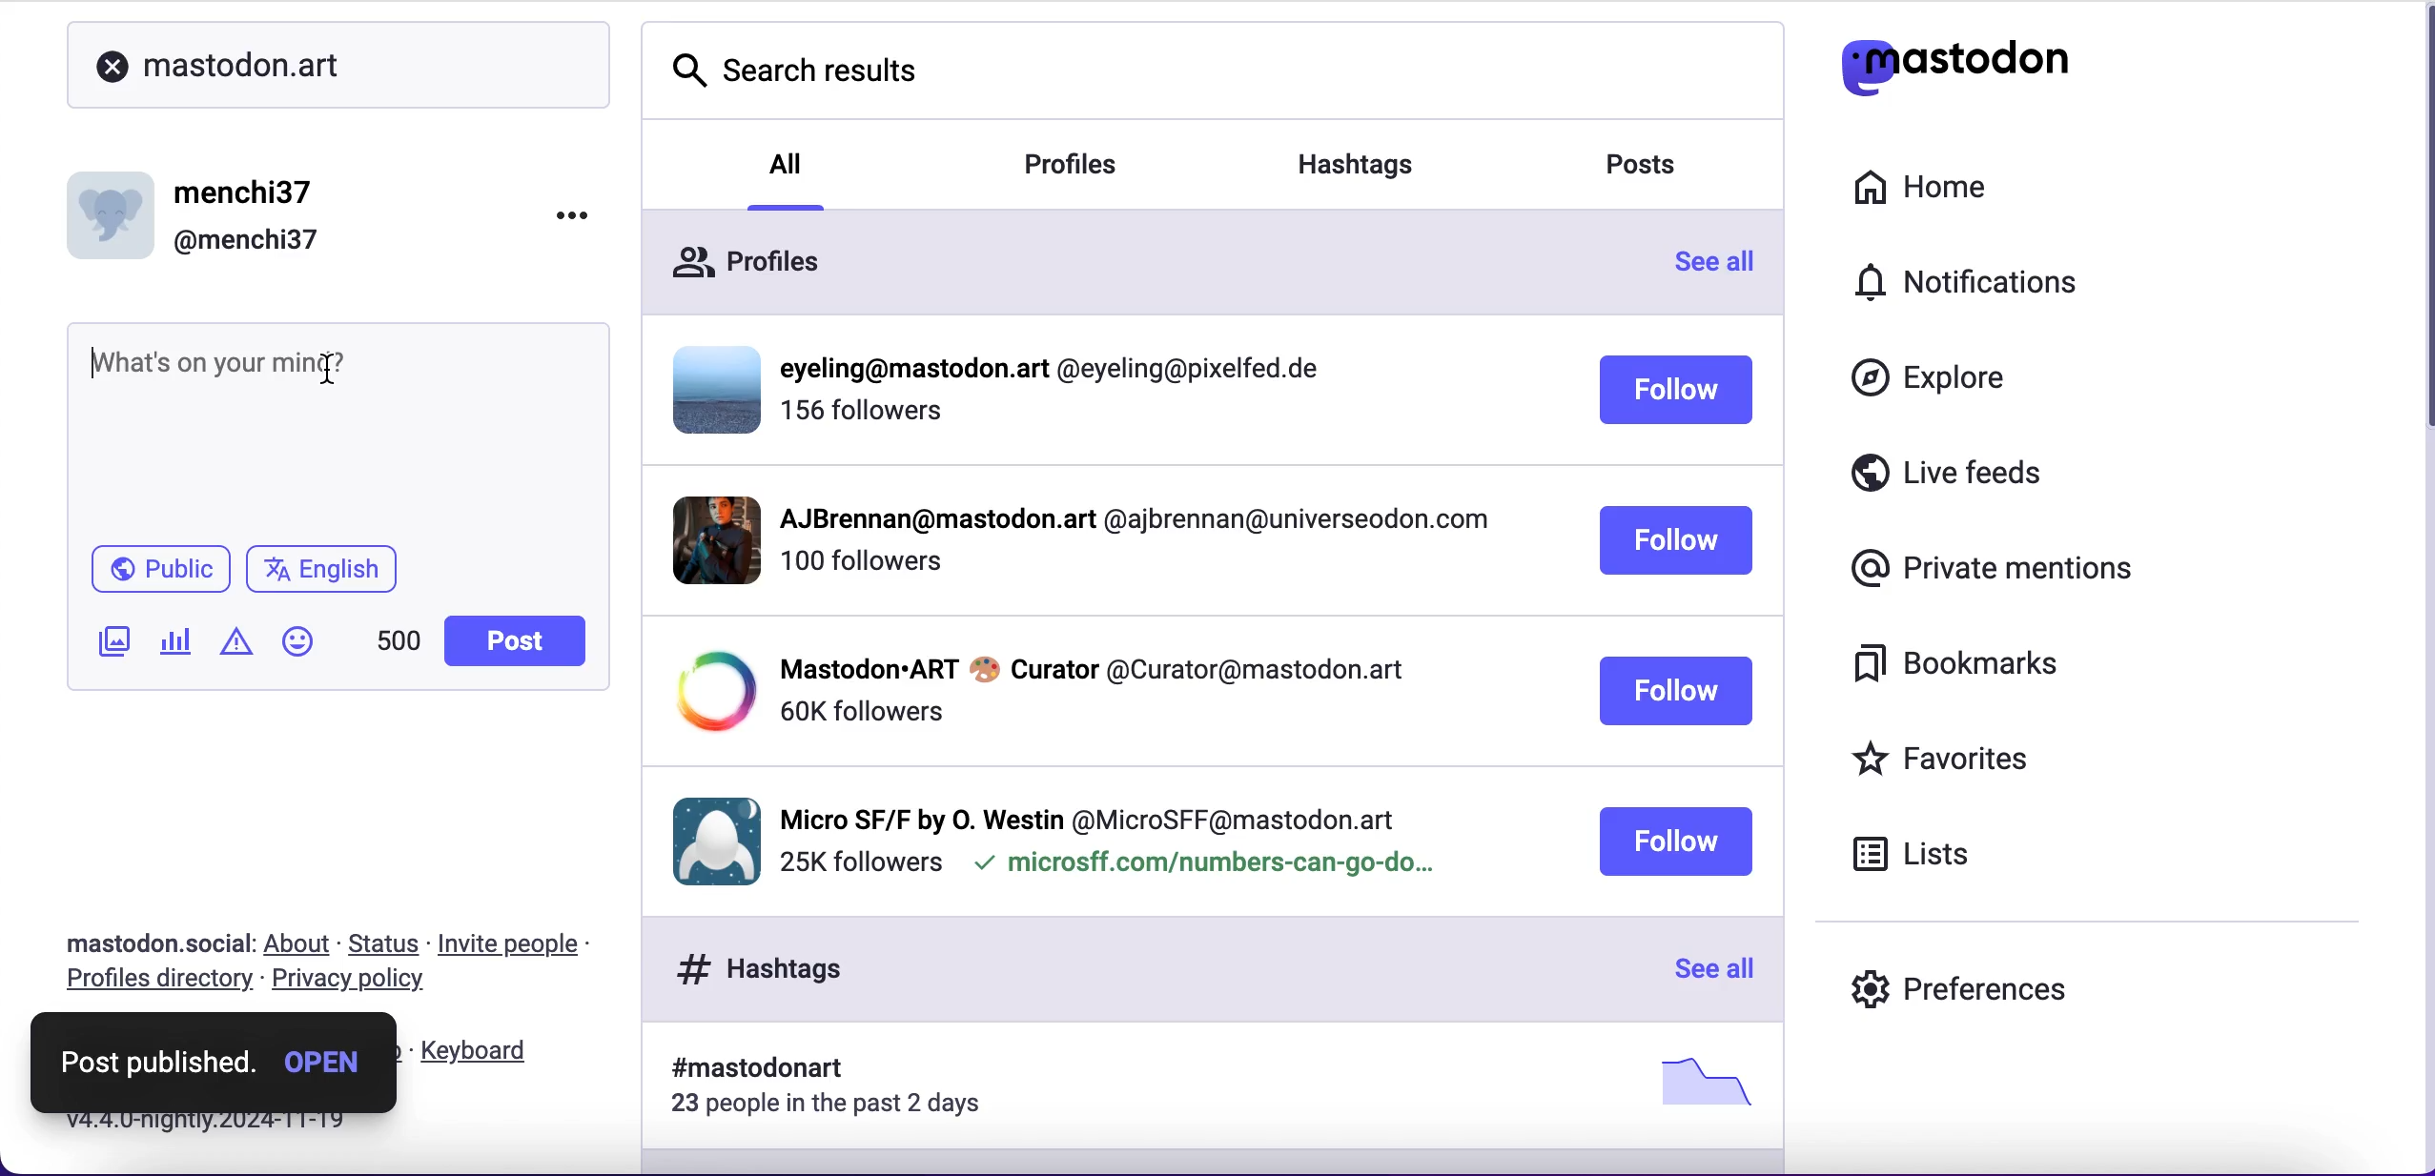 The height and width of the screenshot is (1176, 2435). Describe the element at coordinates (1977, 279) in the screenshot. I see `notifications` at that location.